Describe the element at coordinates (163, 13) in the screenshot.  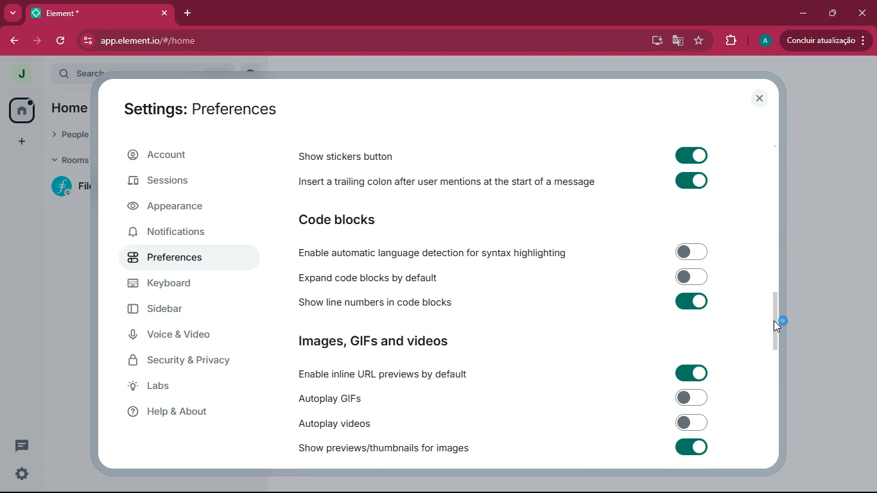
I see `Close` at that location.